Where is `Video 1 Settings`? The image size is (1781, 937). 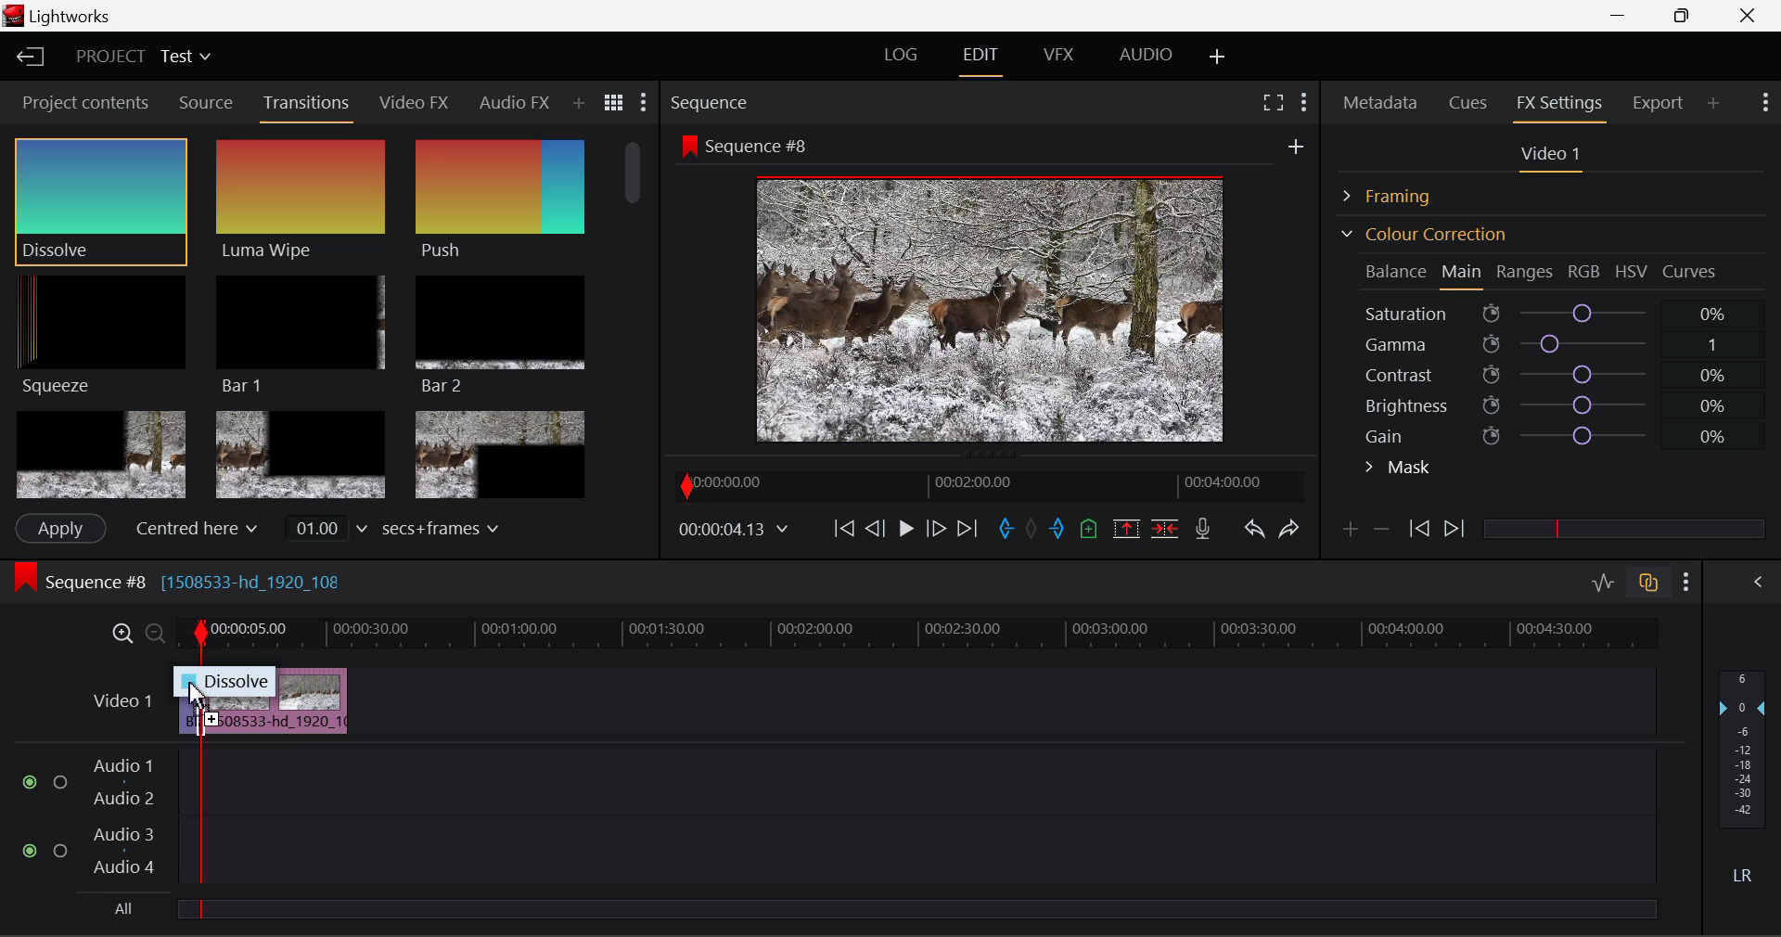 Video 1 Settings is located at coordinates (1554, 158).